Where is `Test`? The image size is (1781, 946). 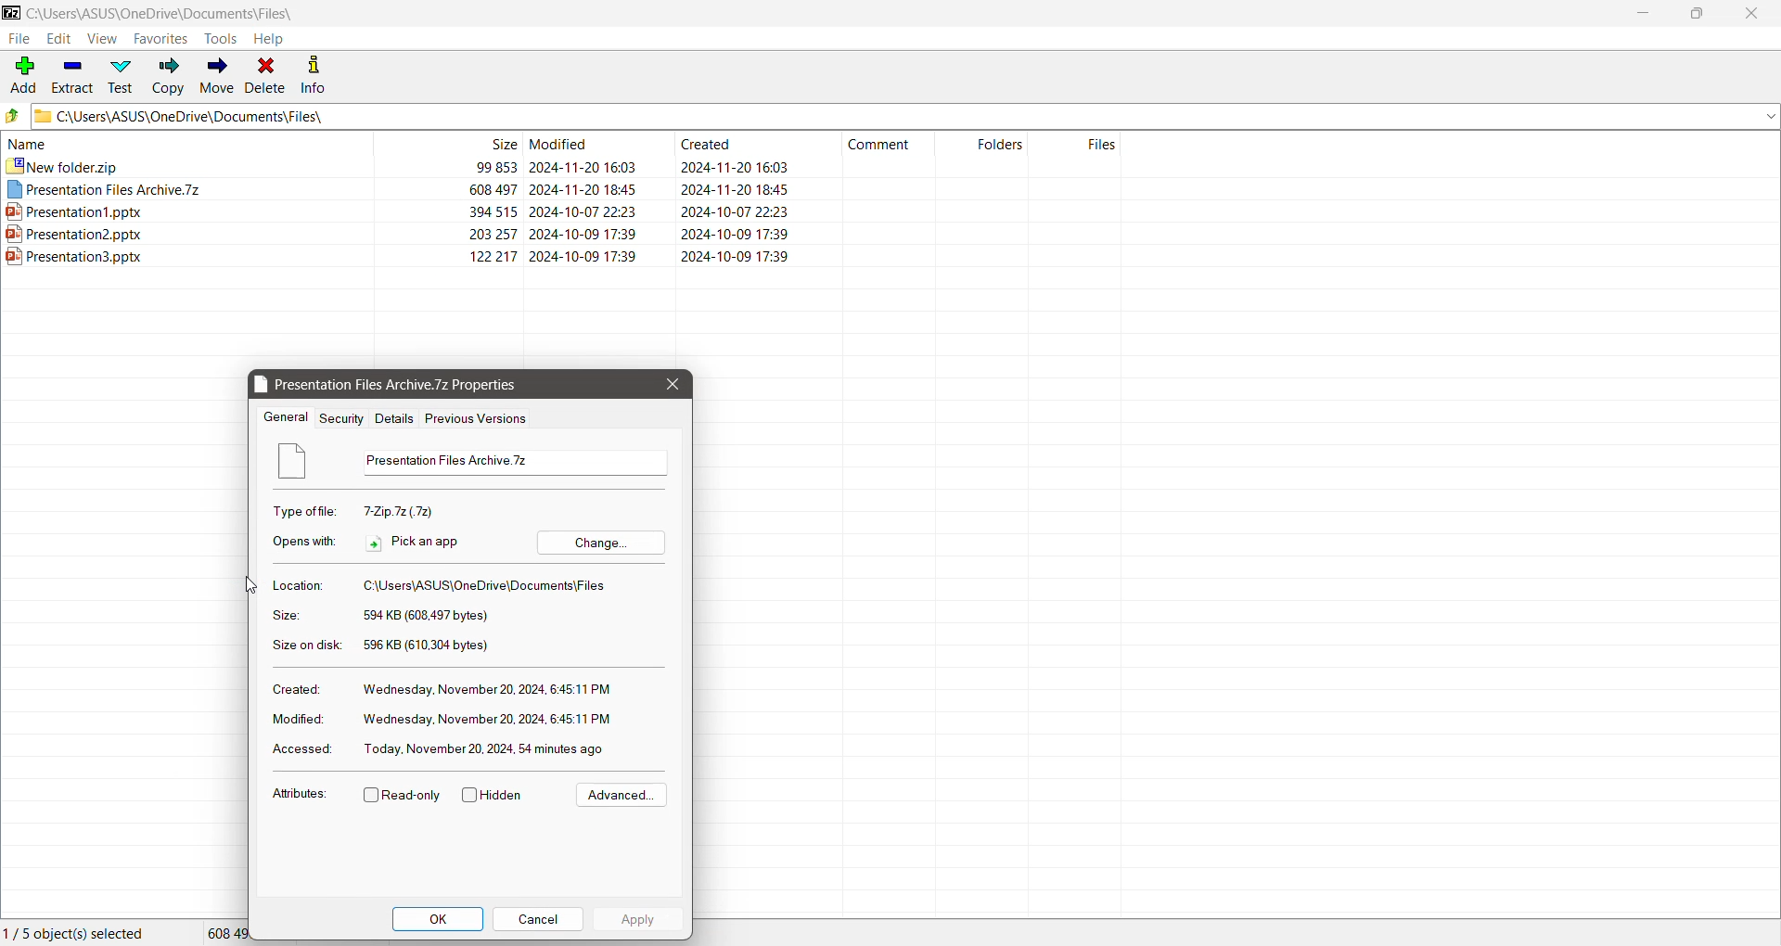
Test is located at coordinates (120, 77).